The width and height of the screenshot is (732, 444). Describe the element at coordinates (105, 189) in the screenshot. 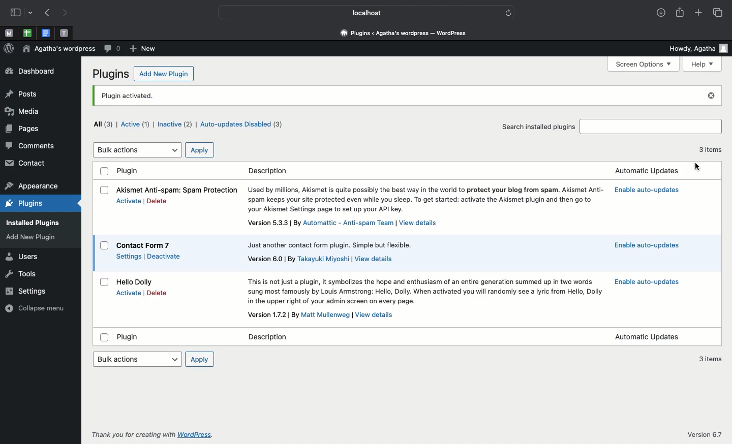

I see `Checkbox` at that location.